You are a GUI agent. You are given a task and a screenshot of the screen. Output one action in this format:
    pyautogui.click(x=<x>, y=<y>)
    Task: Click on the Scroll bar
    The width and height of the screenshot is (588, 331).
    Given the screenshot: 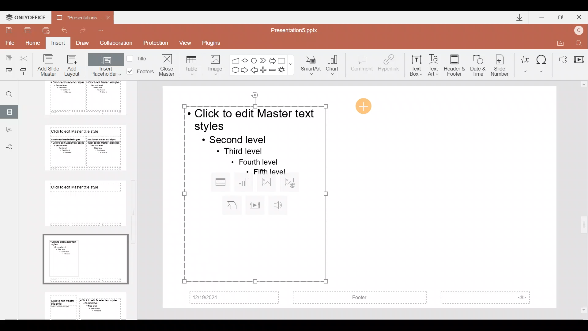 What is the action you would take?
    pyautogui.click(x=584, y=197)
    